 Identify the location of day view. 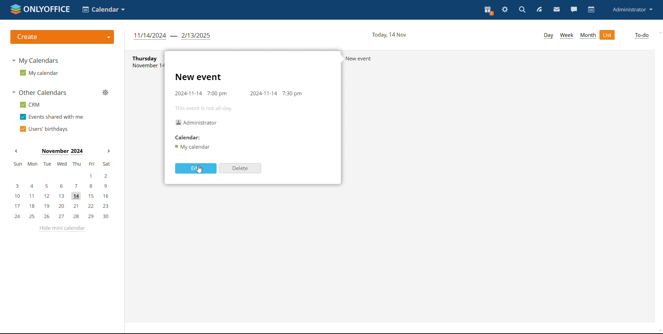
(548, 35).